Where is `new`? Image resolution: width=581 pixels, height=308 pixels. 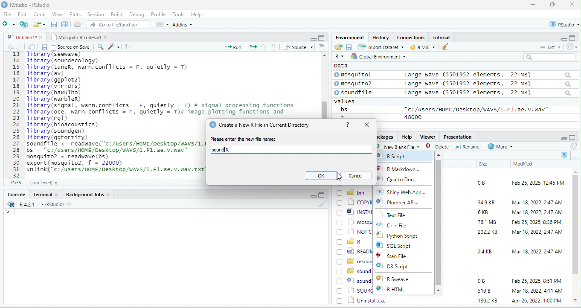
new is located at coordinates (9, 23).